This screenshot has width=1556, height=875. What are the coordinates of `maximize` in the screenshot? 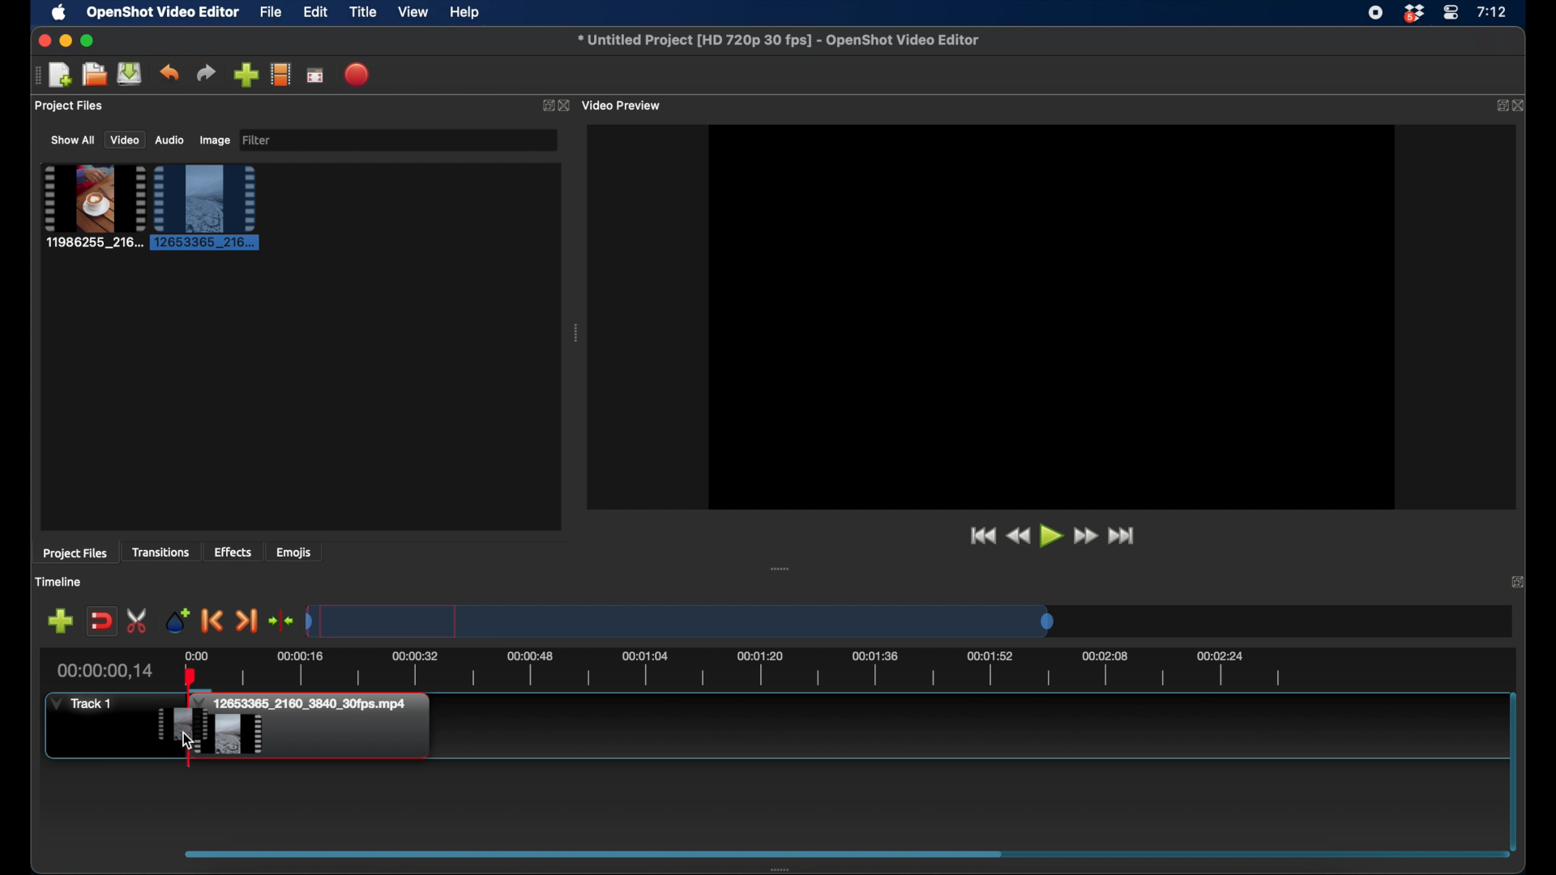 It's located at (88, 41).